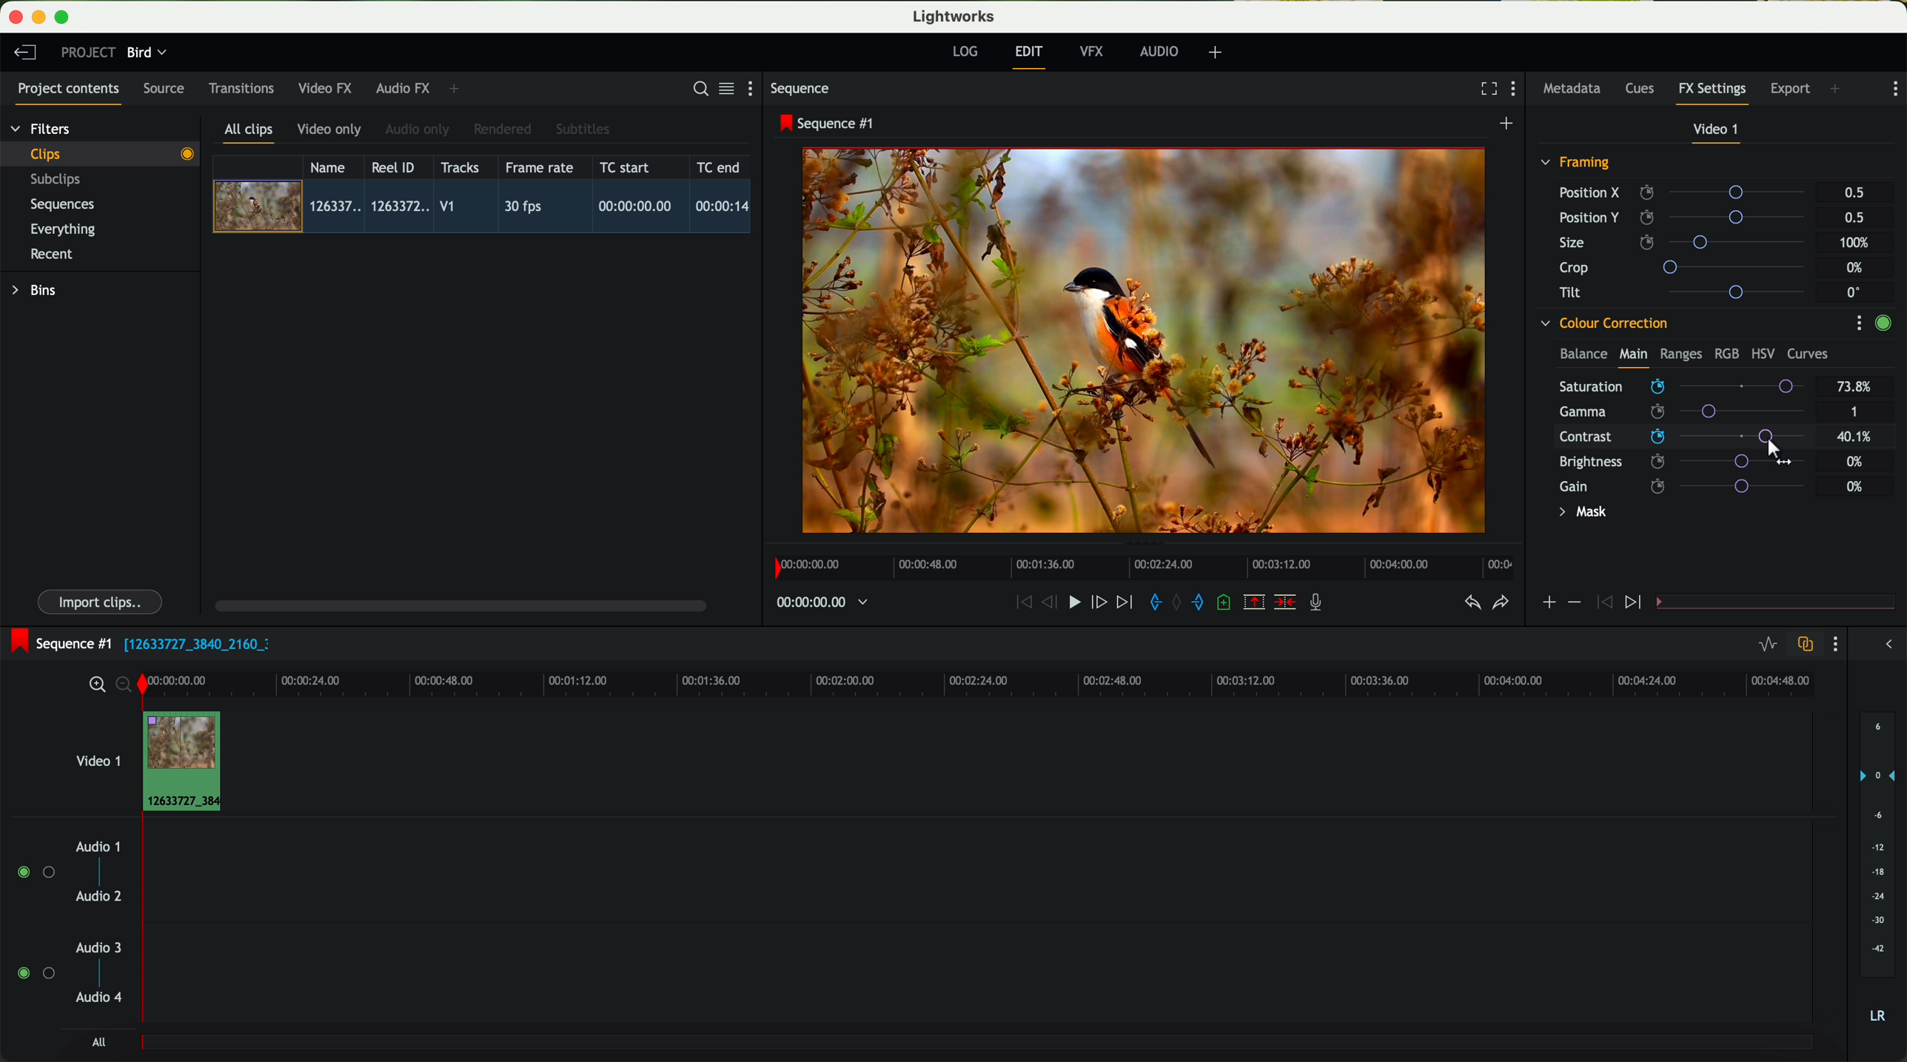 The image size is (1907, 1062). What do you see at coordinates (164, 90) in the screenshot?
I see `source` at bounding box center [164, 90].